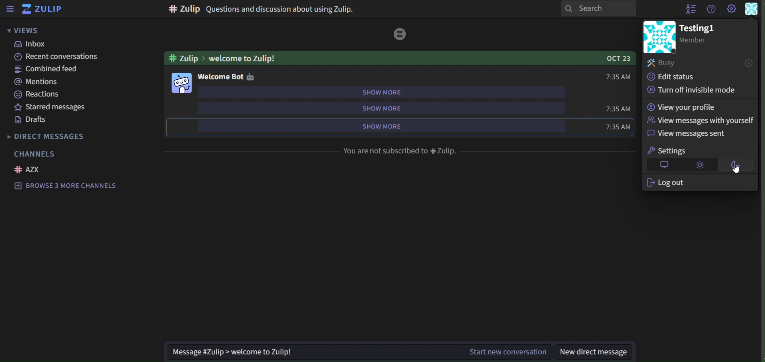 The height and width of the screenshot is (362, 765). Describe the element at coordinates (55, 136) in the screenshot. I see `direct messages` at that location.